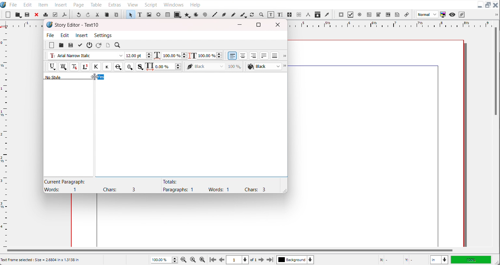 The height and width of the screenshot is (265, 500). Describe the element at coordinates (8, 15) in the screenshot. I see `New` at that location.